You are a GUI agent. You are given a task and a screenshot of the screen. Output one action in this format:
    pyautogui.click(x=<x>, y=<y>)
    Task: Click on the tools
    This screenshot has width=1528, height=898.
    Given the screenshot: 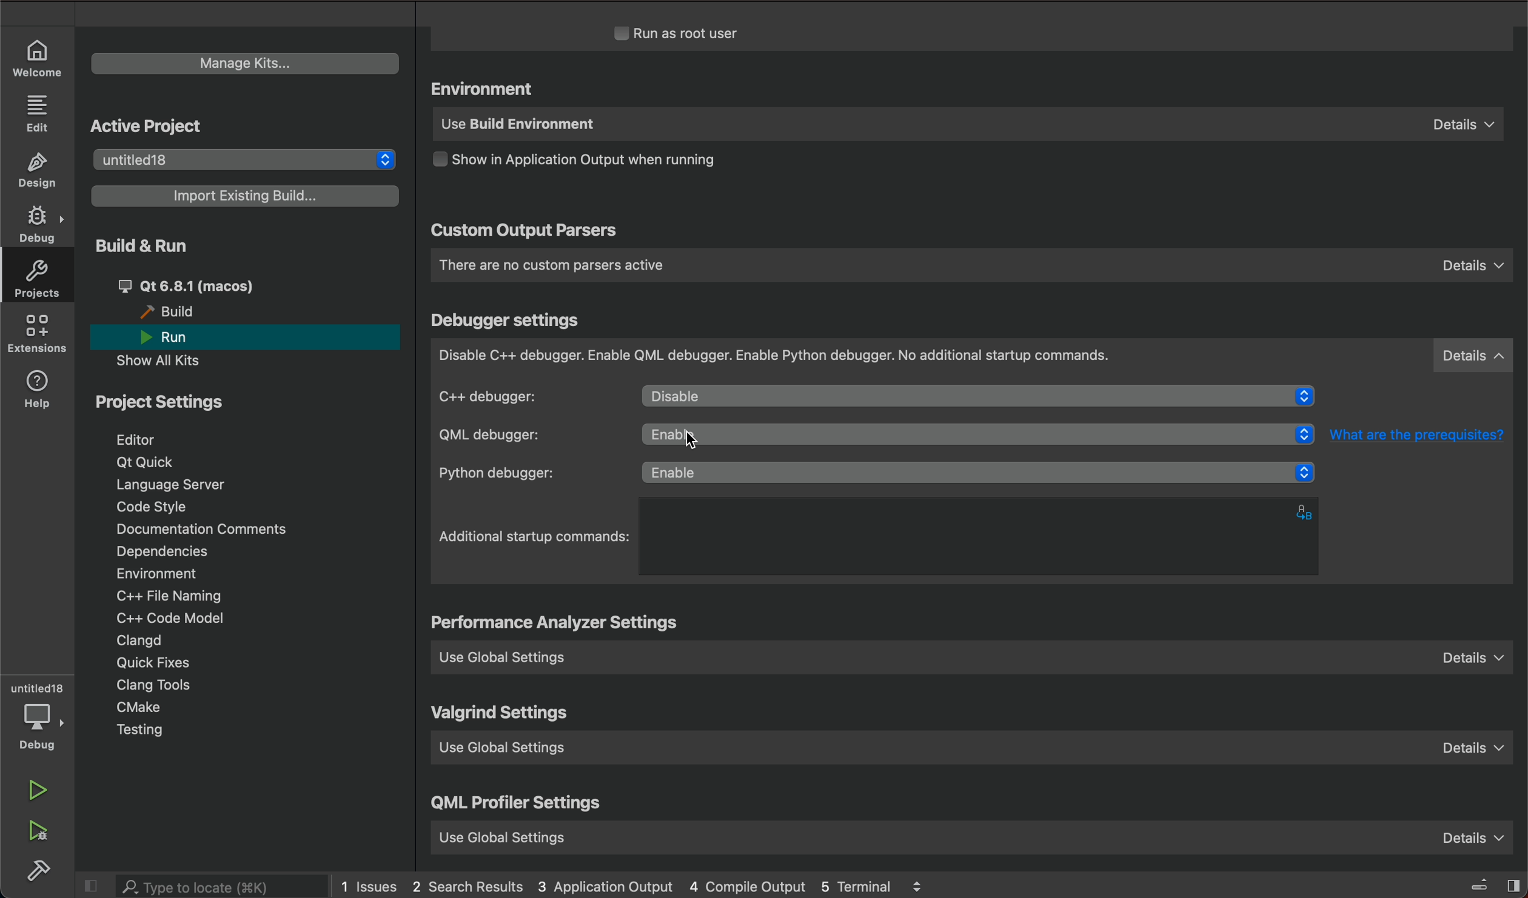 What is the action you would take?
    pyautogui.click(x=172, y=686)
    